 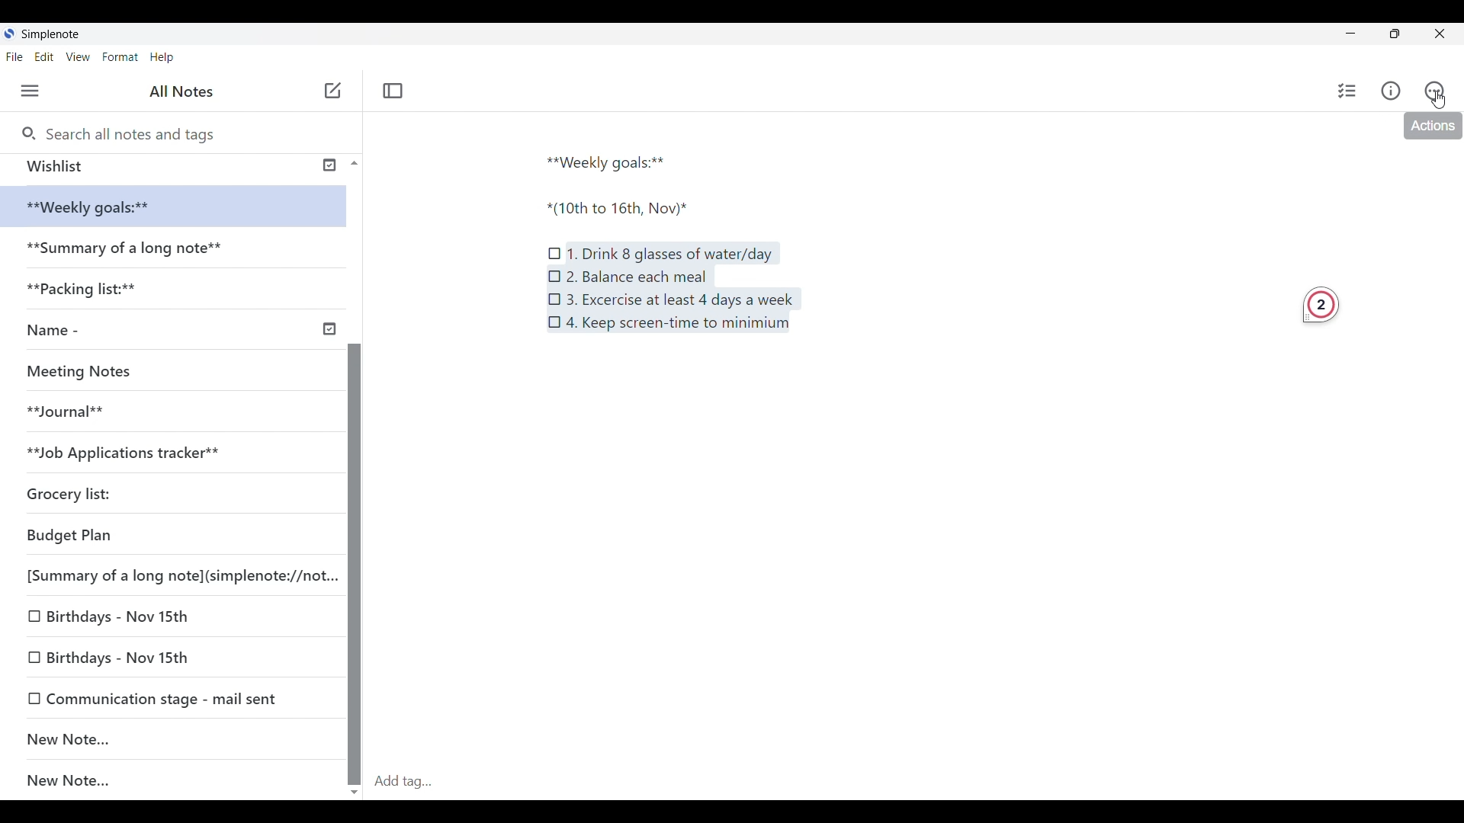 What do you see at coordinates (1431, 127) in the screenshot?
I see `Actions` at bounding box center [1431, 127].